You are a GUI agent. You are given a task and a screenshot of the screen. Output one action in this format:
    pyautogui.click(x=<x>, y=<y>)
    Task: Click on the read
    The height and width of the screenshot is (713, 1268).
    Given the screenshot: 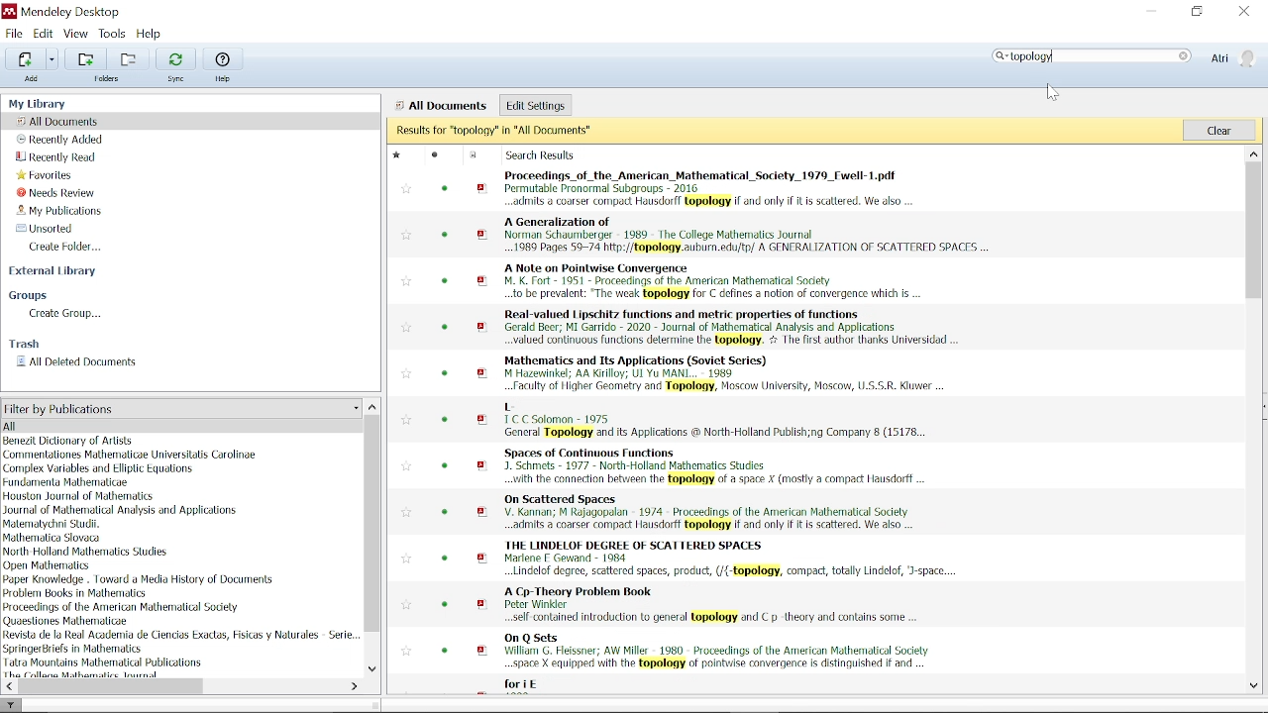 What is the action you would take?
    pyautogui.click(x=446, y=559)
    